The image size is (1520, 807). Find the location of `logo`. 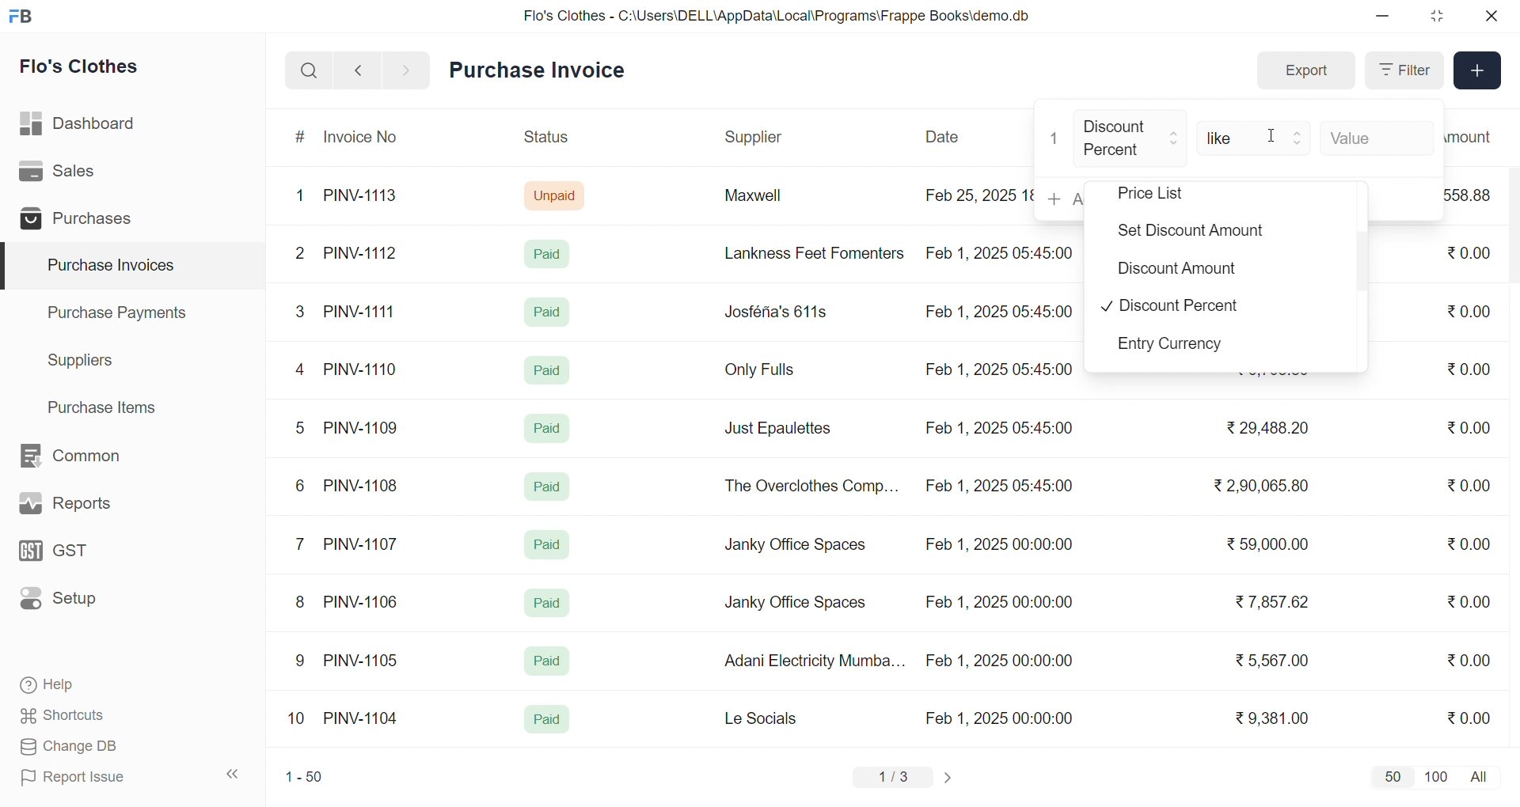

logo is located at coordinates (25, 17).